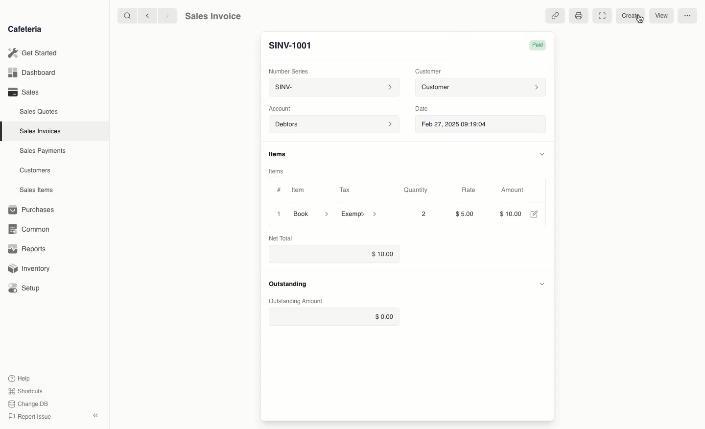 The image size is (705, 429). Describe the element at coordinates (298, 190) in the screenshot. I see `Item` at that location.